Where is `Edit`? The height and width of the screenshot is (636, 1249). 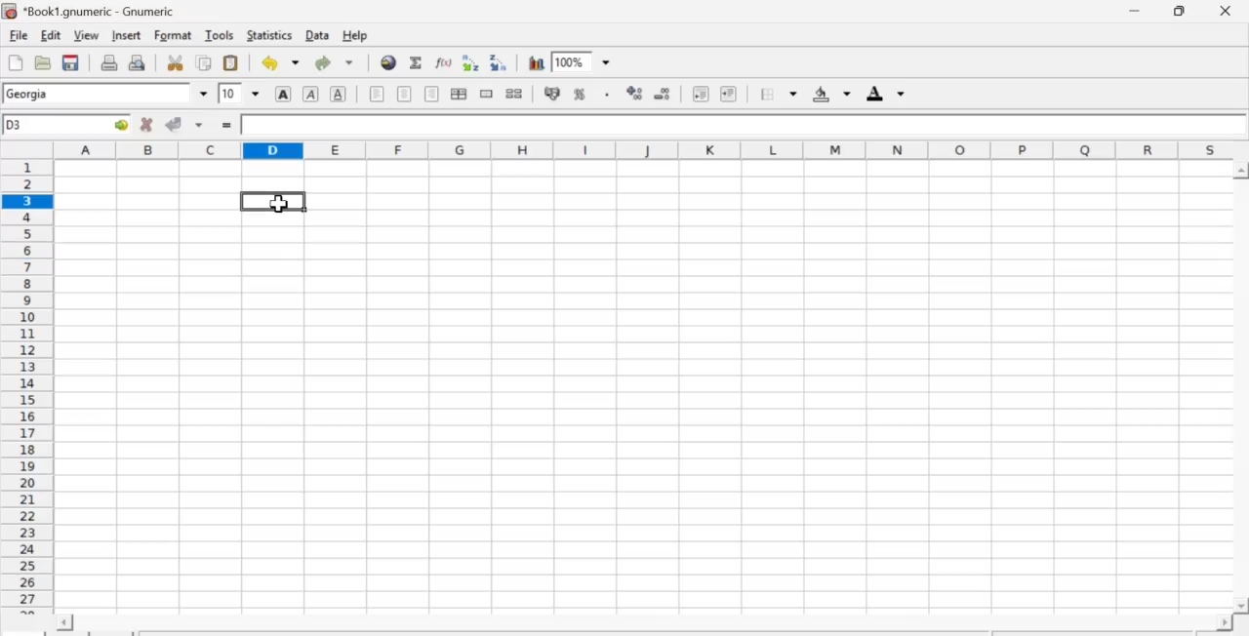
Edit is located at coordinates (52, 34).